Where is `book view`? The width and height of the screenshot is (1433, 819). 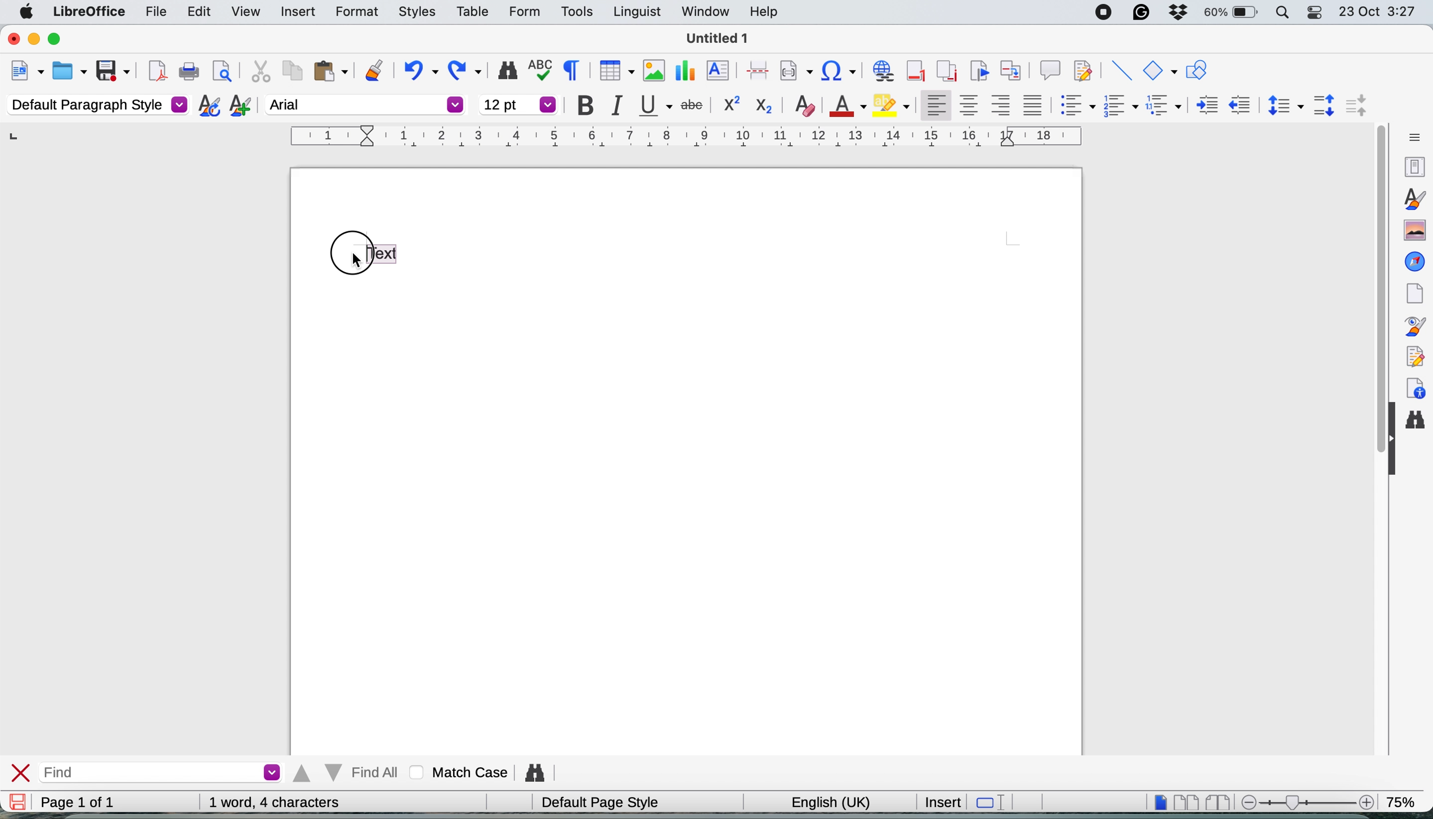
book view is located at coordinates (1216, 802).